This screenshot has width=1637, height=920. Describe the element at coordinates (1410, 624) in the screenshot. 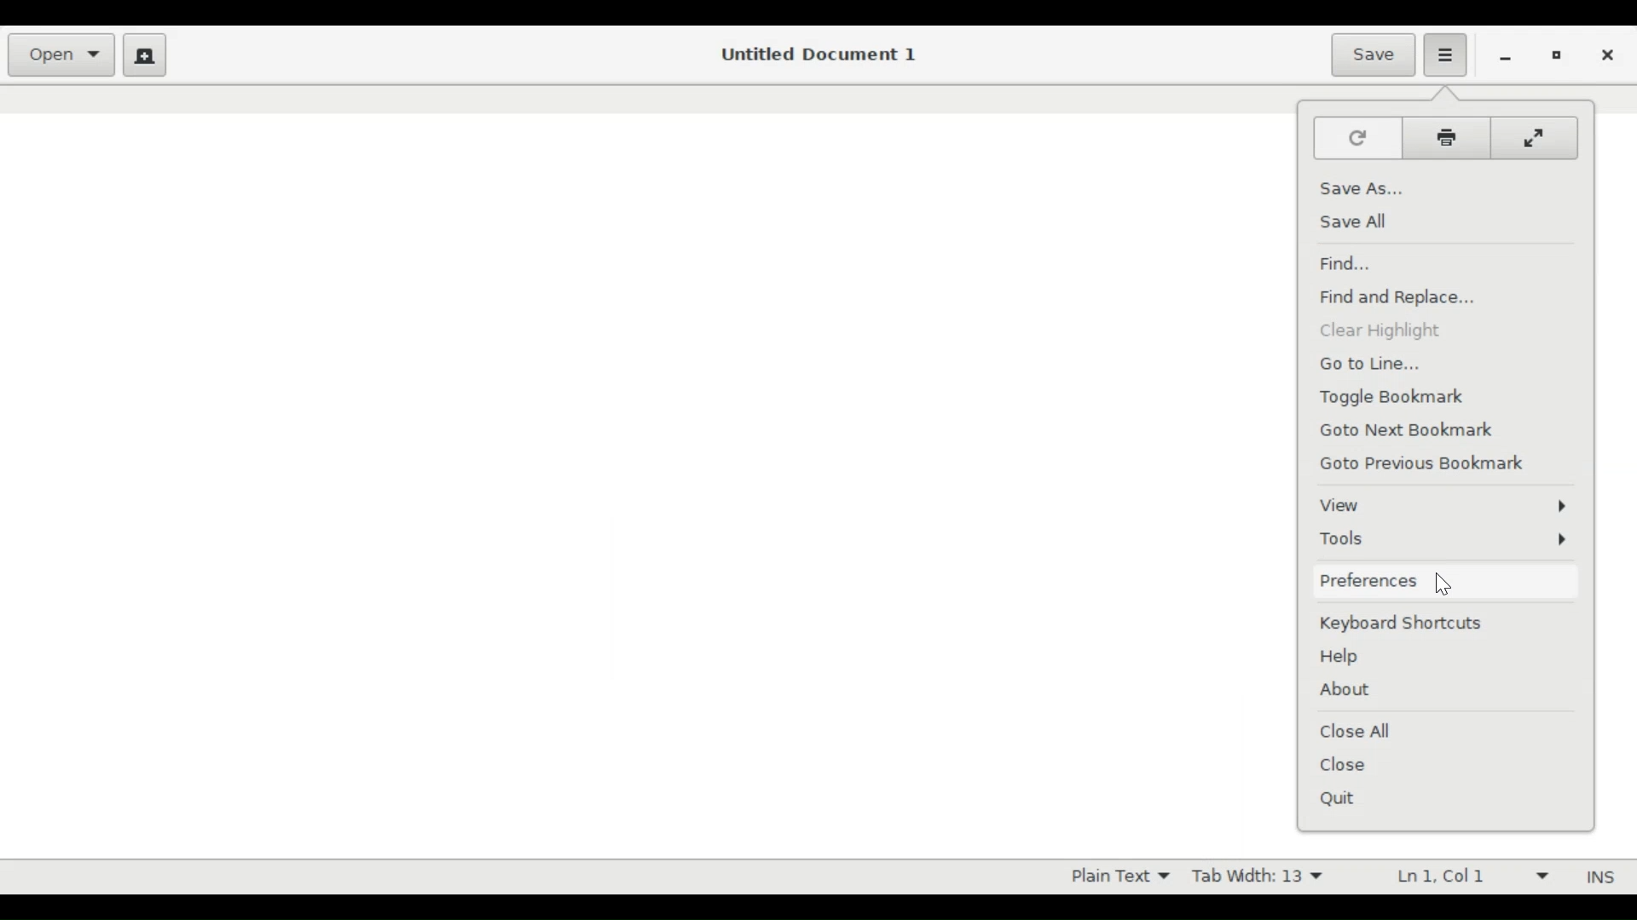

I see `Keyboard shortcuts` at that location.